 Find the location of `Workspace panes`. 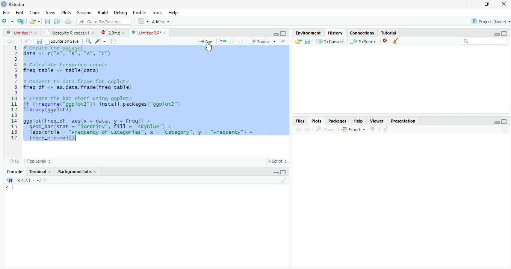

Workspace panes is located at coordinates (142, 21).